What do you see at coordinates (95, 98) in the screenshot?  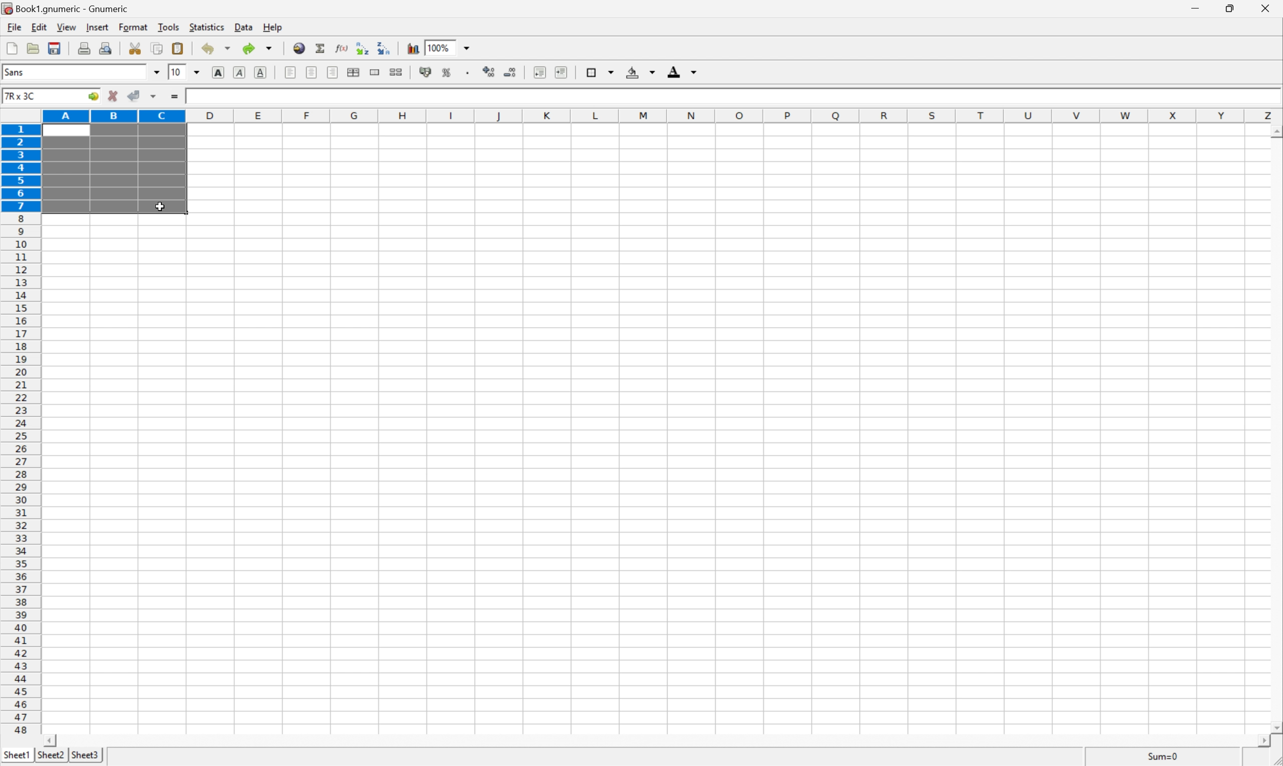 I see `go to` at bounding box center [95, 98].